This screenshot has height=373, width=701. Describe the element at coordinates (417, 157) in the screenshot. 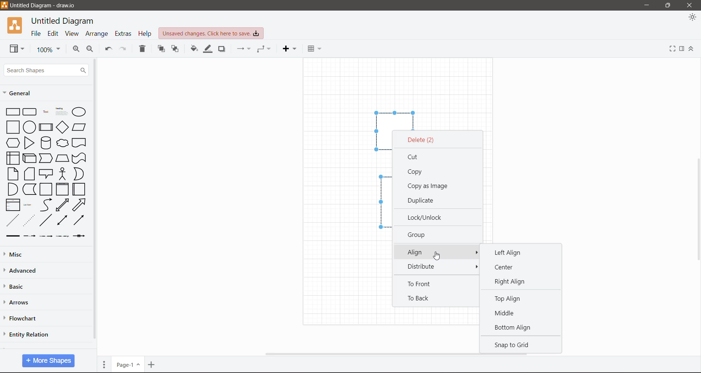

I see `Cut` at that location.